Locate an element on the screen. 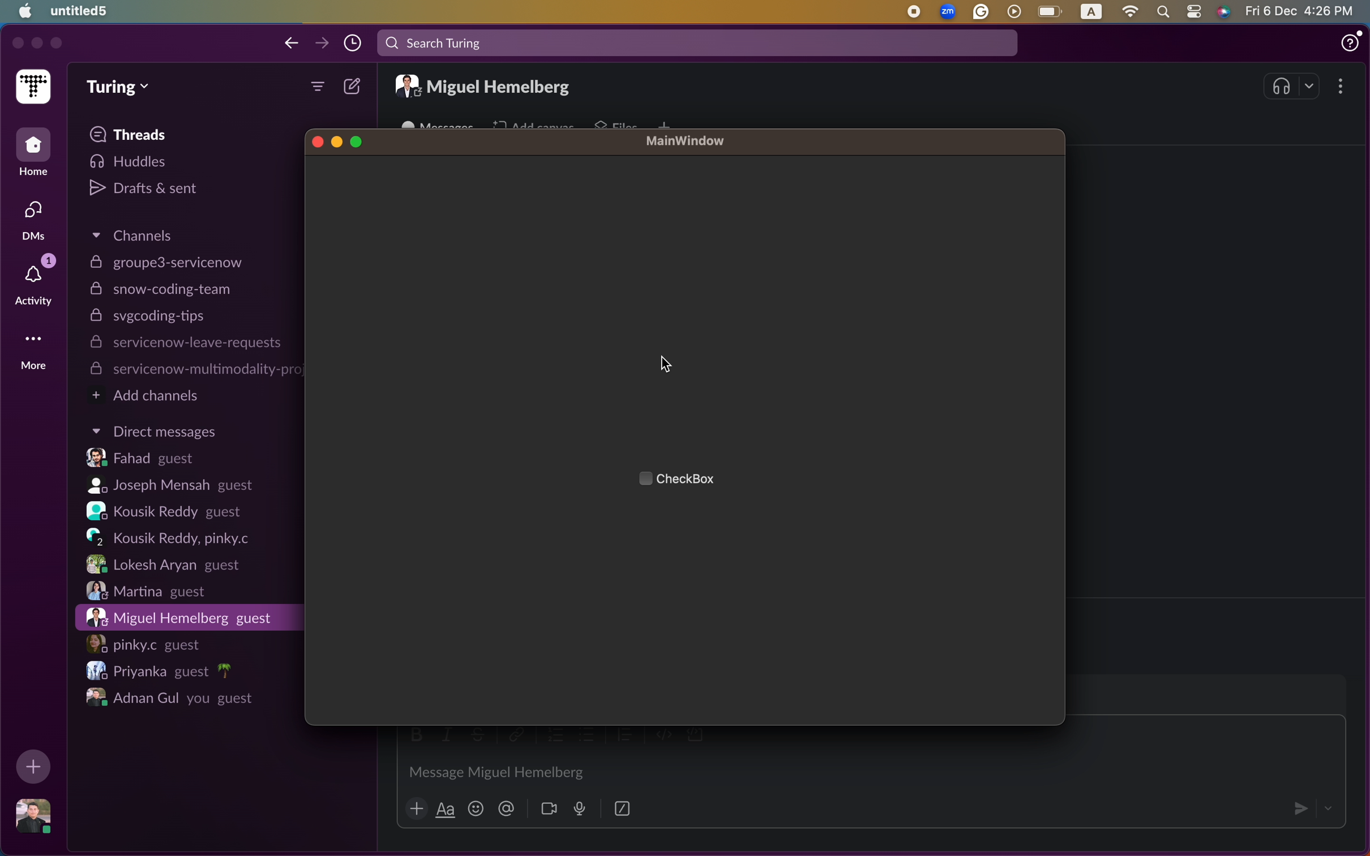 The width and height of the screenshot is (1370, 856). back is located at coordinates (291, 44).